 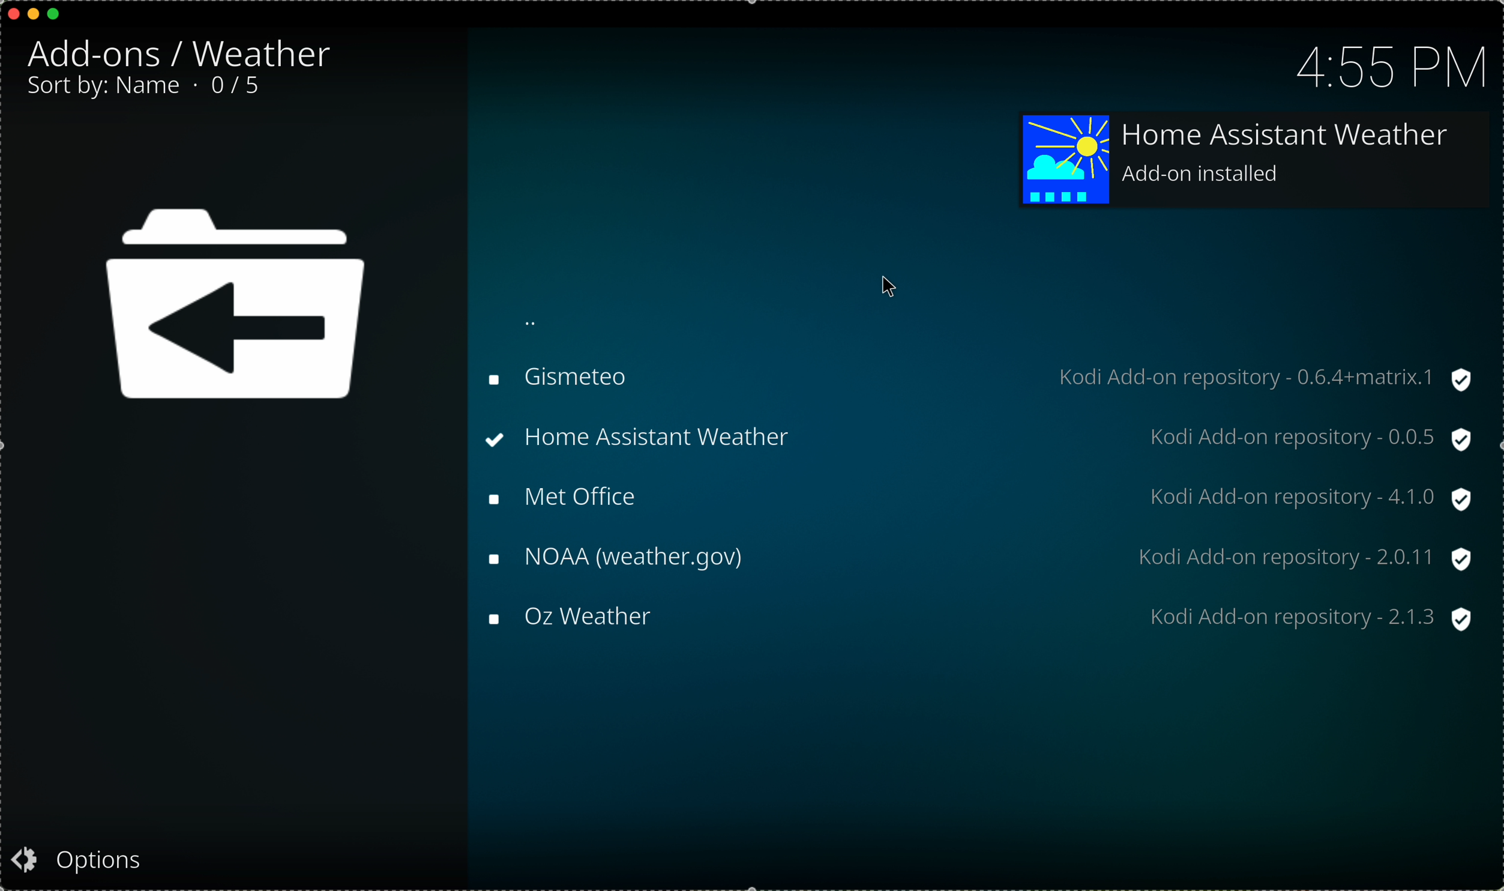 What do you see at coordinates (237, 300) in the screenshot?
I see `icon back` at bounding box center [237, 300].